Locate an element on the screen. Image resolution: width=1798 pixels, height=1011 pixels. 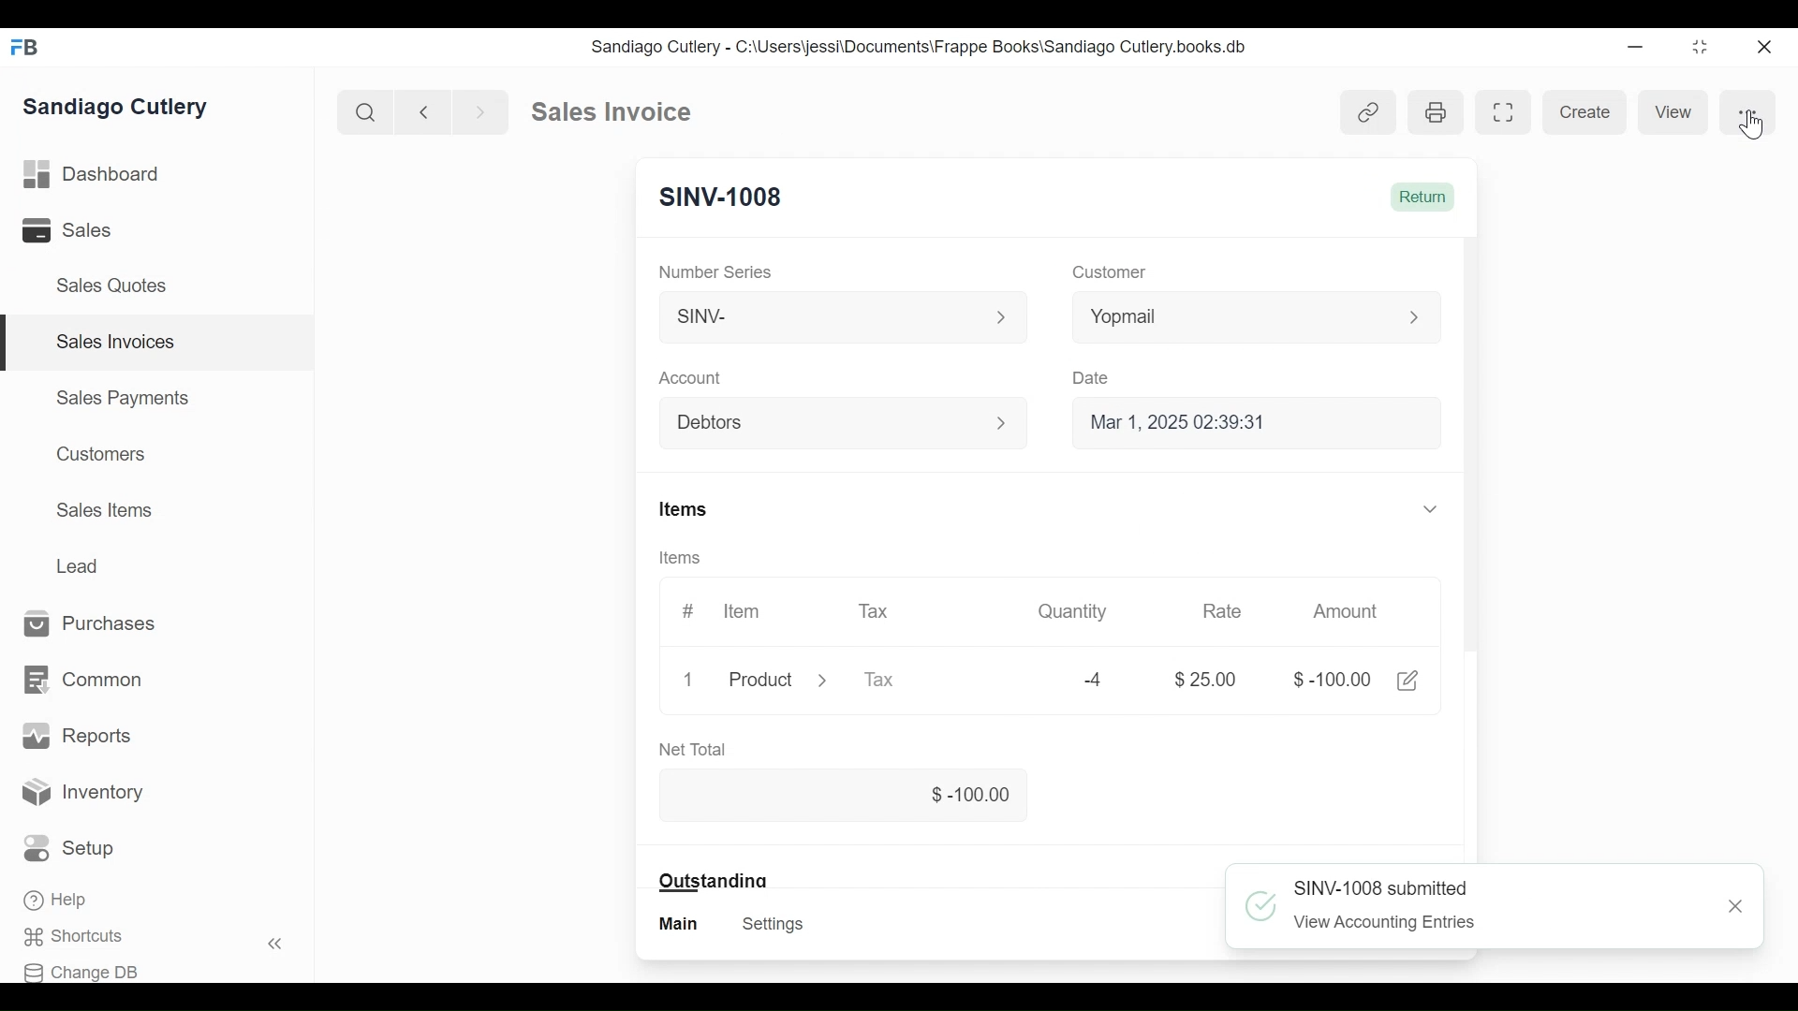
Cursor is located at coordinates (1754, 124).